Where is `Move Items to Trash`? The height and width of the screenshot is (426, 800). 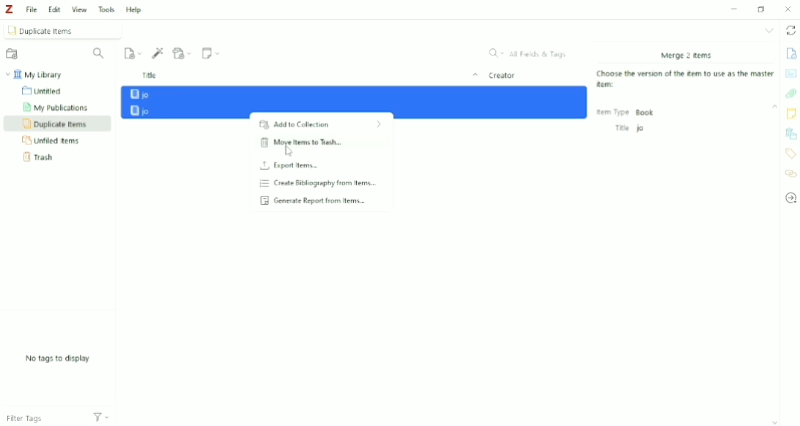 Move Items to Trash is located at coordinates (320, 146).